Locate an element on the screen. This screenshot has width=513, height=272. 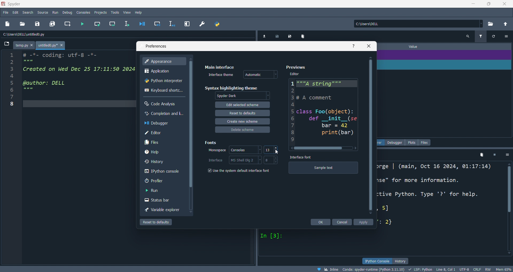
search variables is located at coordinates (469, 37).